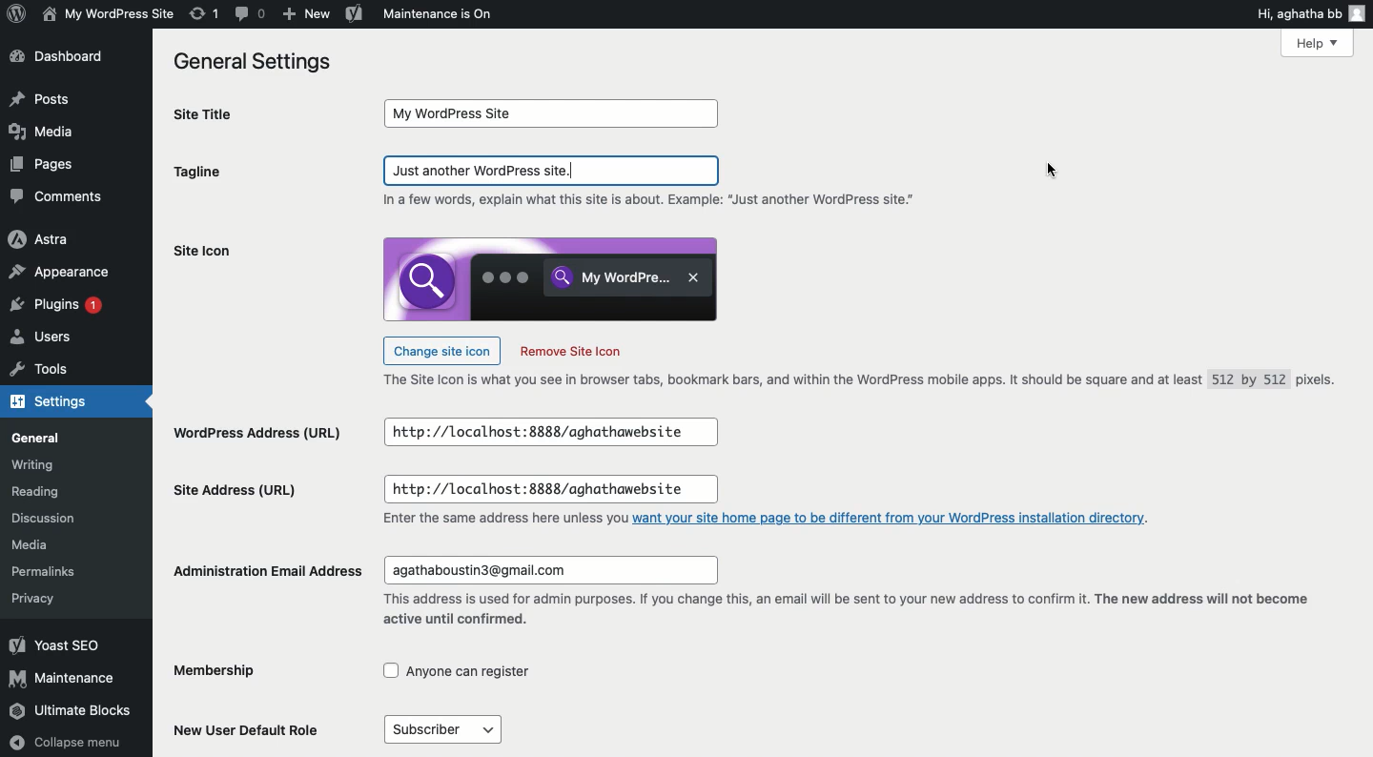 Image resolution: width=1373 pixels, height=757 pixels. I want to click on Change, so click(441, 349).